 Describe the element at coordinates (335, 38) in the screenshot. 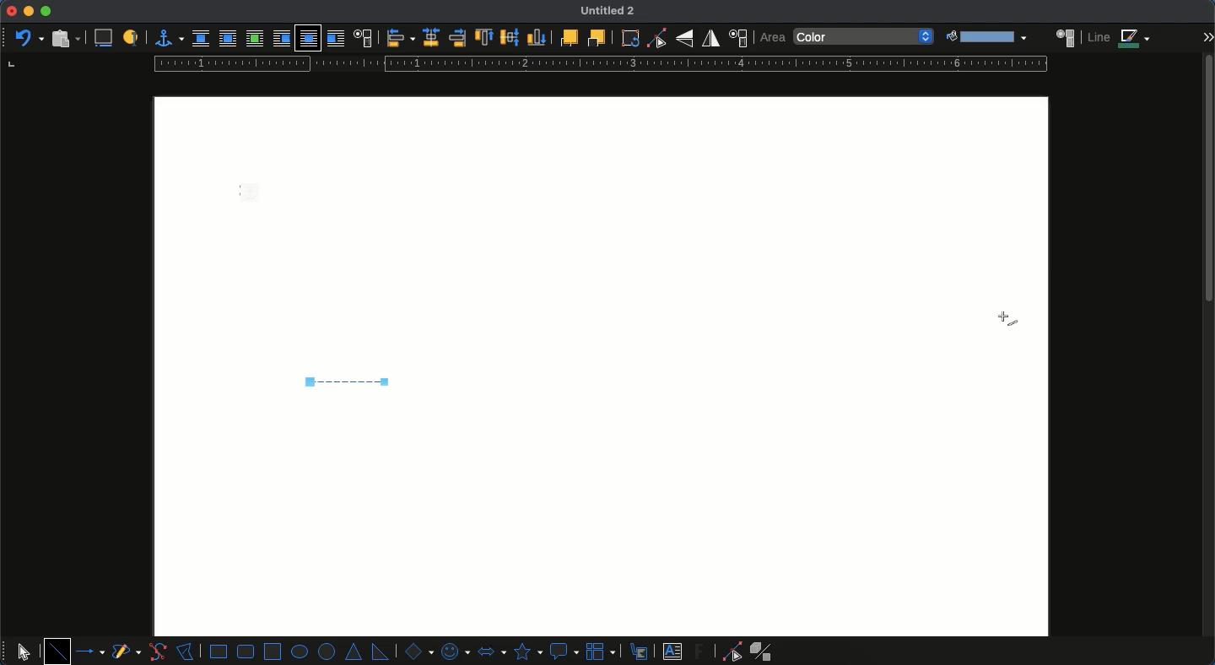

I see `after` at that location.